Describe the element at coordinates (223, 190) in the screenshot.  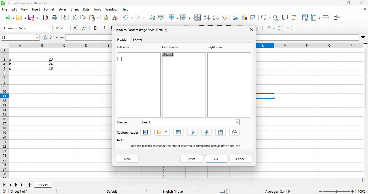
I see `standard selection` at that location.